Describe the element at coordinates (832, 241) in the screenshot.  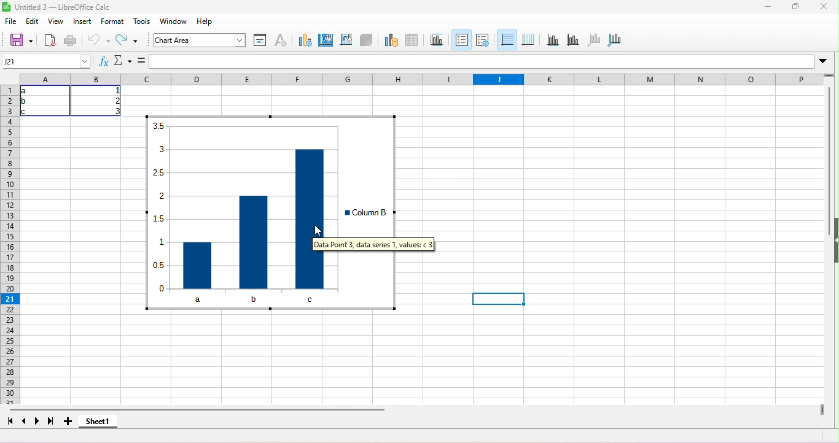
I see `height` at that location.